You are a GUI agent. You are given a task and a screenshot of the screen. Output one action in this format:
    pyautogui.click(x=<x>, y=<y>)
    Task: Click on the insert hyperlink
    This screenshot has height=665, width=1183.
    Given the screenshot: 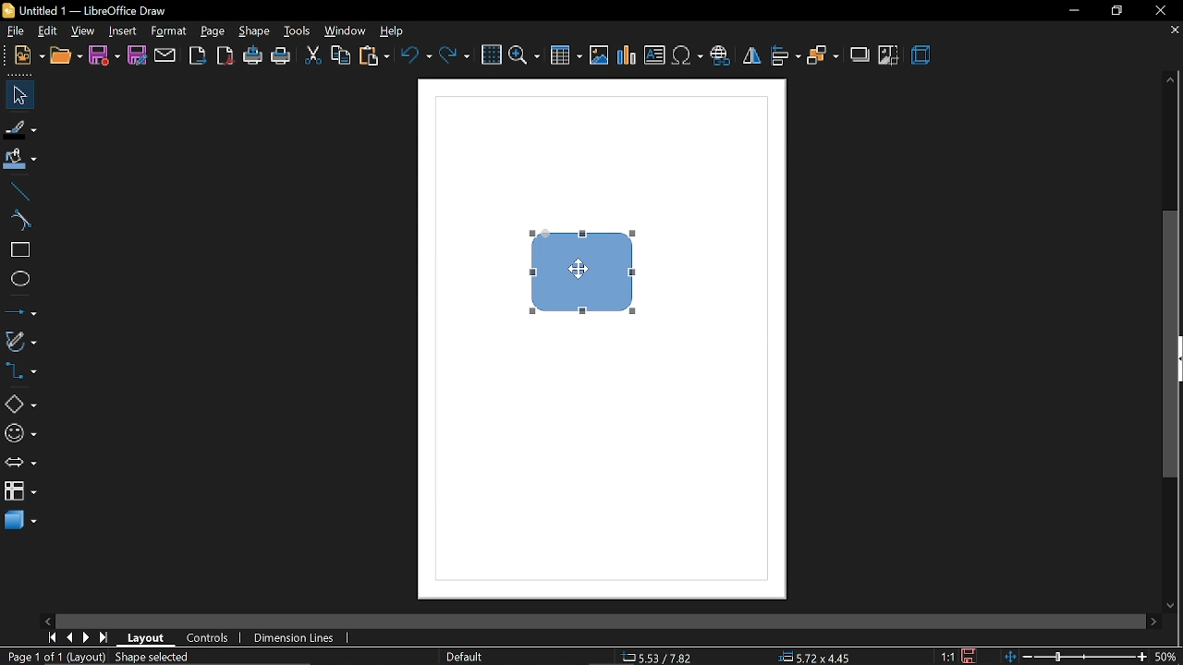 What is the action you would take?
    pyautogui.click(x=721, y=57)
    